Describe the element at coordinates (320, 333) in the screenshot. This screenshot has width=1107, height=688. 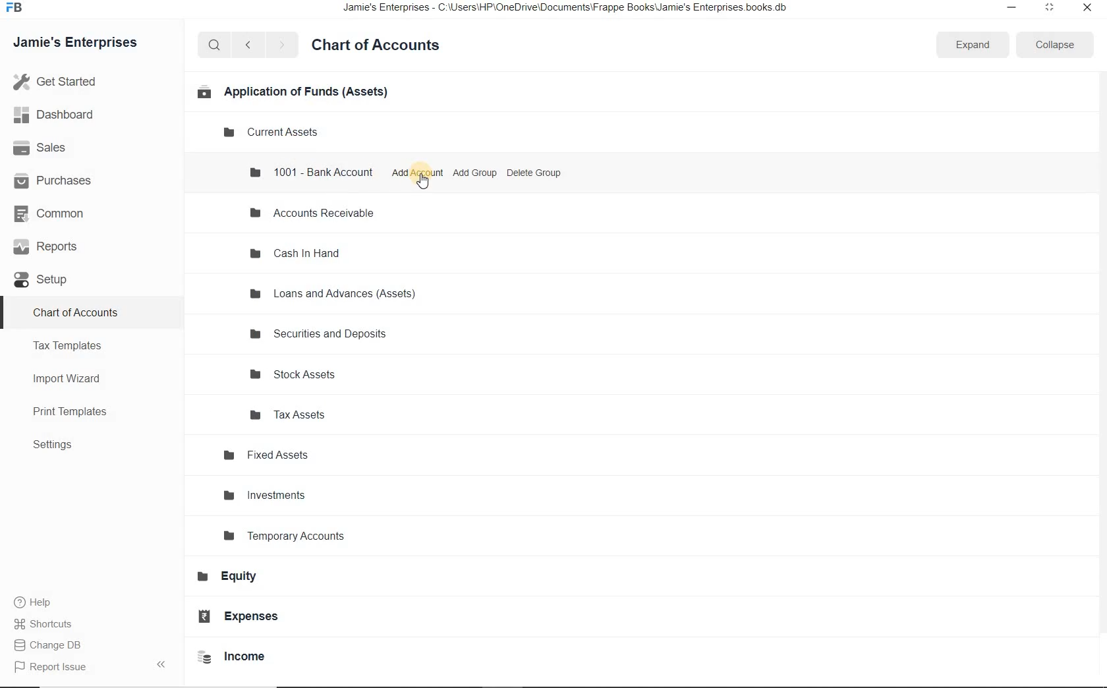
I see `Securities and Deposits` at that location.